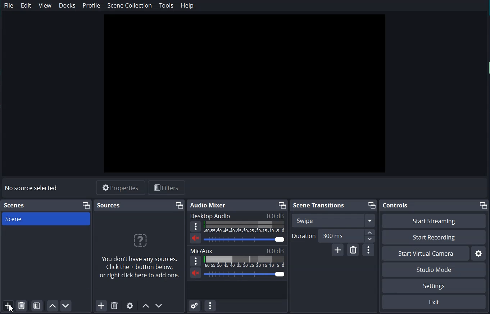 The image size is (490, 314). What do you see at coordinates (237, 216) in the screenshot?
I see `Text` at bounding box center [237, 216].